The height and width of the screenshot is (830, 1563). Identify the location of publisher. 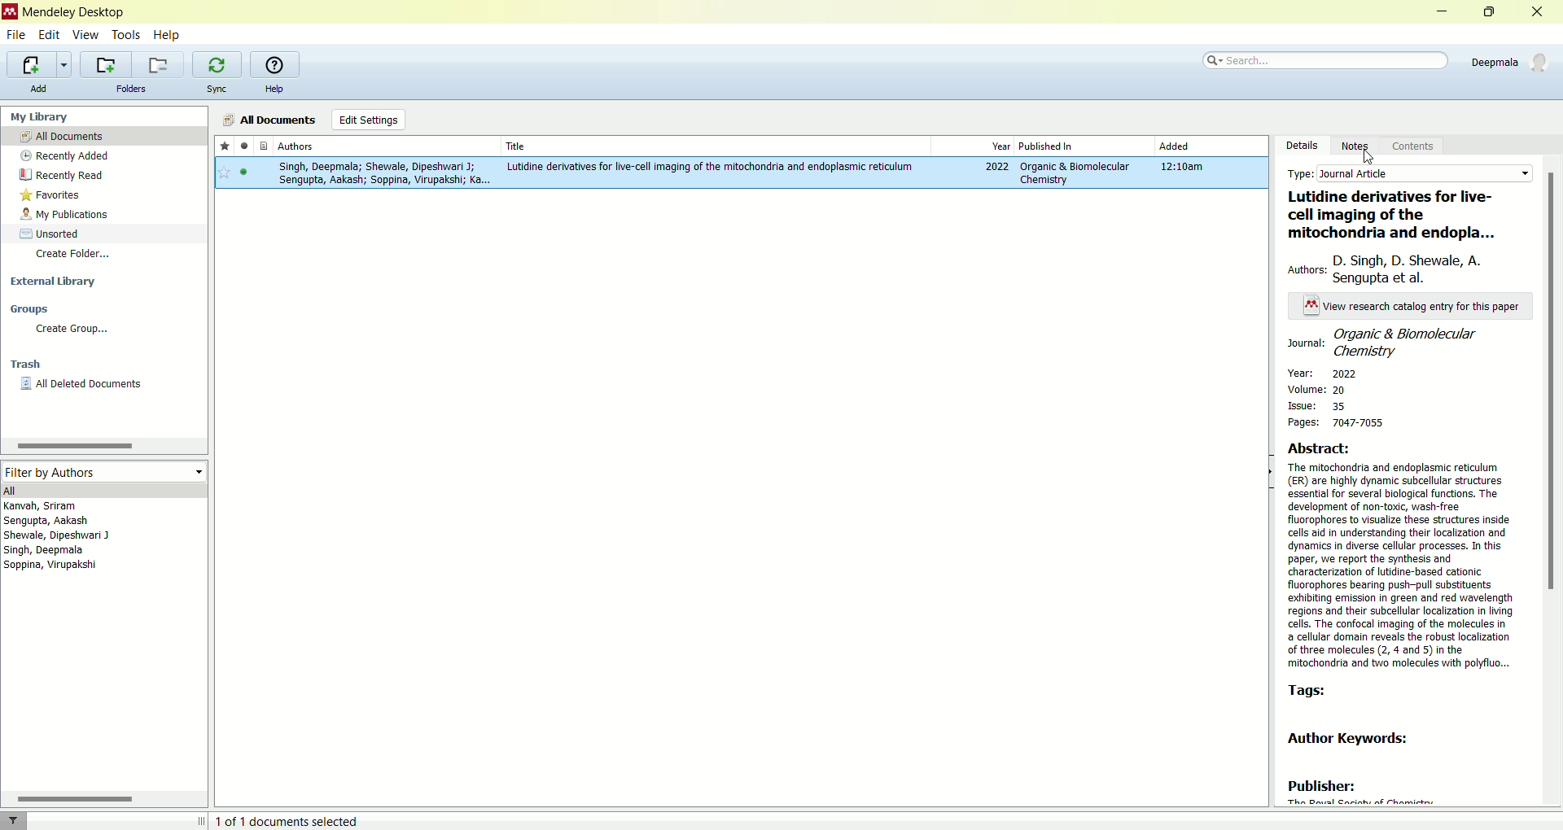
(1322, 783).